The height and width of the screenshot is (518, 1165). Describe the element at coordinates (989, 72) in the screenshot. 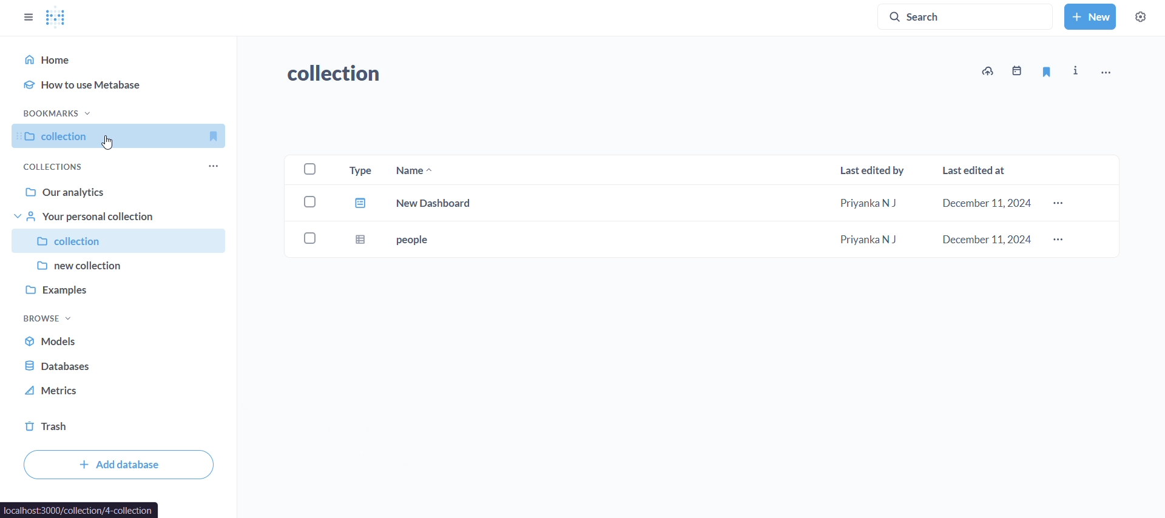

I see `upload to collection` at that location.